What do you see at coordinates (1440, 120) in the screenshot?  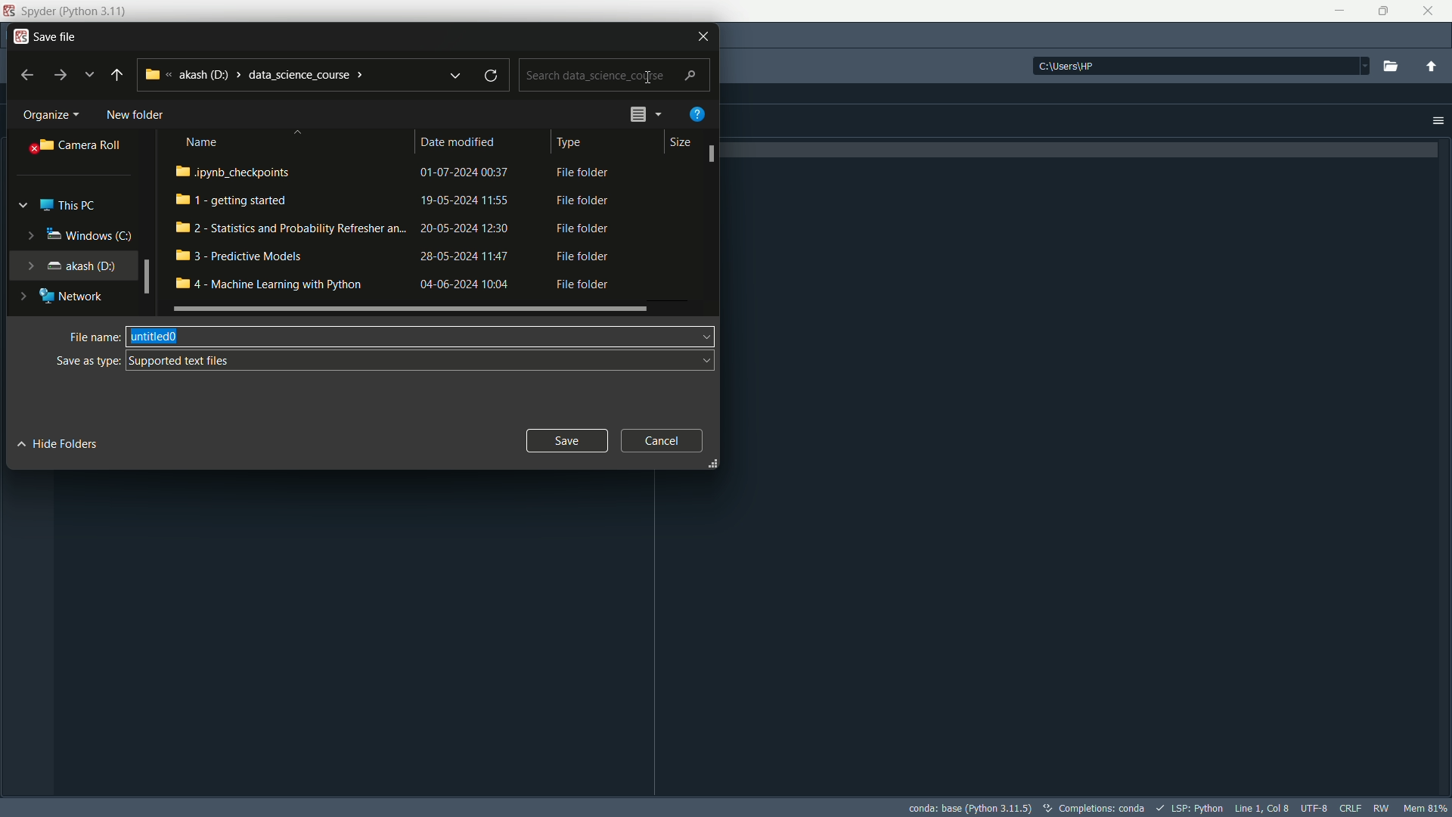 I see `Options` at bounding box center [1440, 120].